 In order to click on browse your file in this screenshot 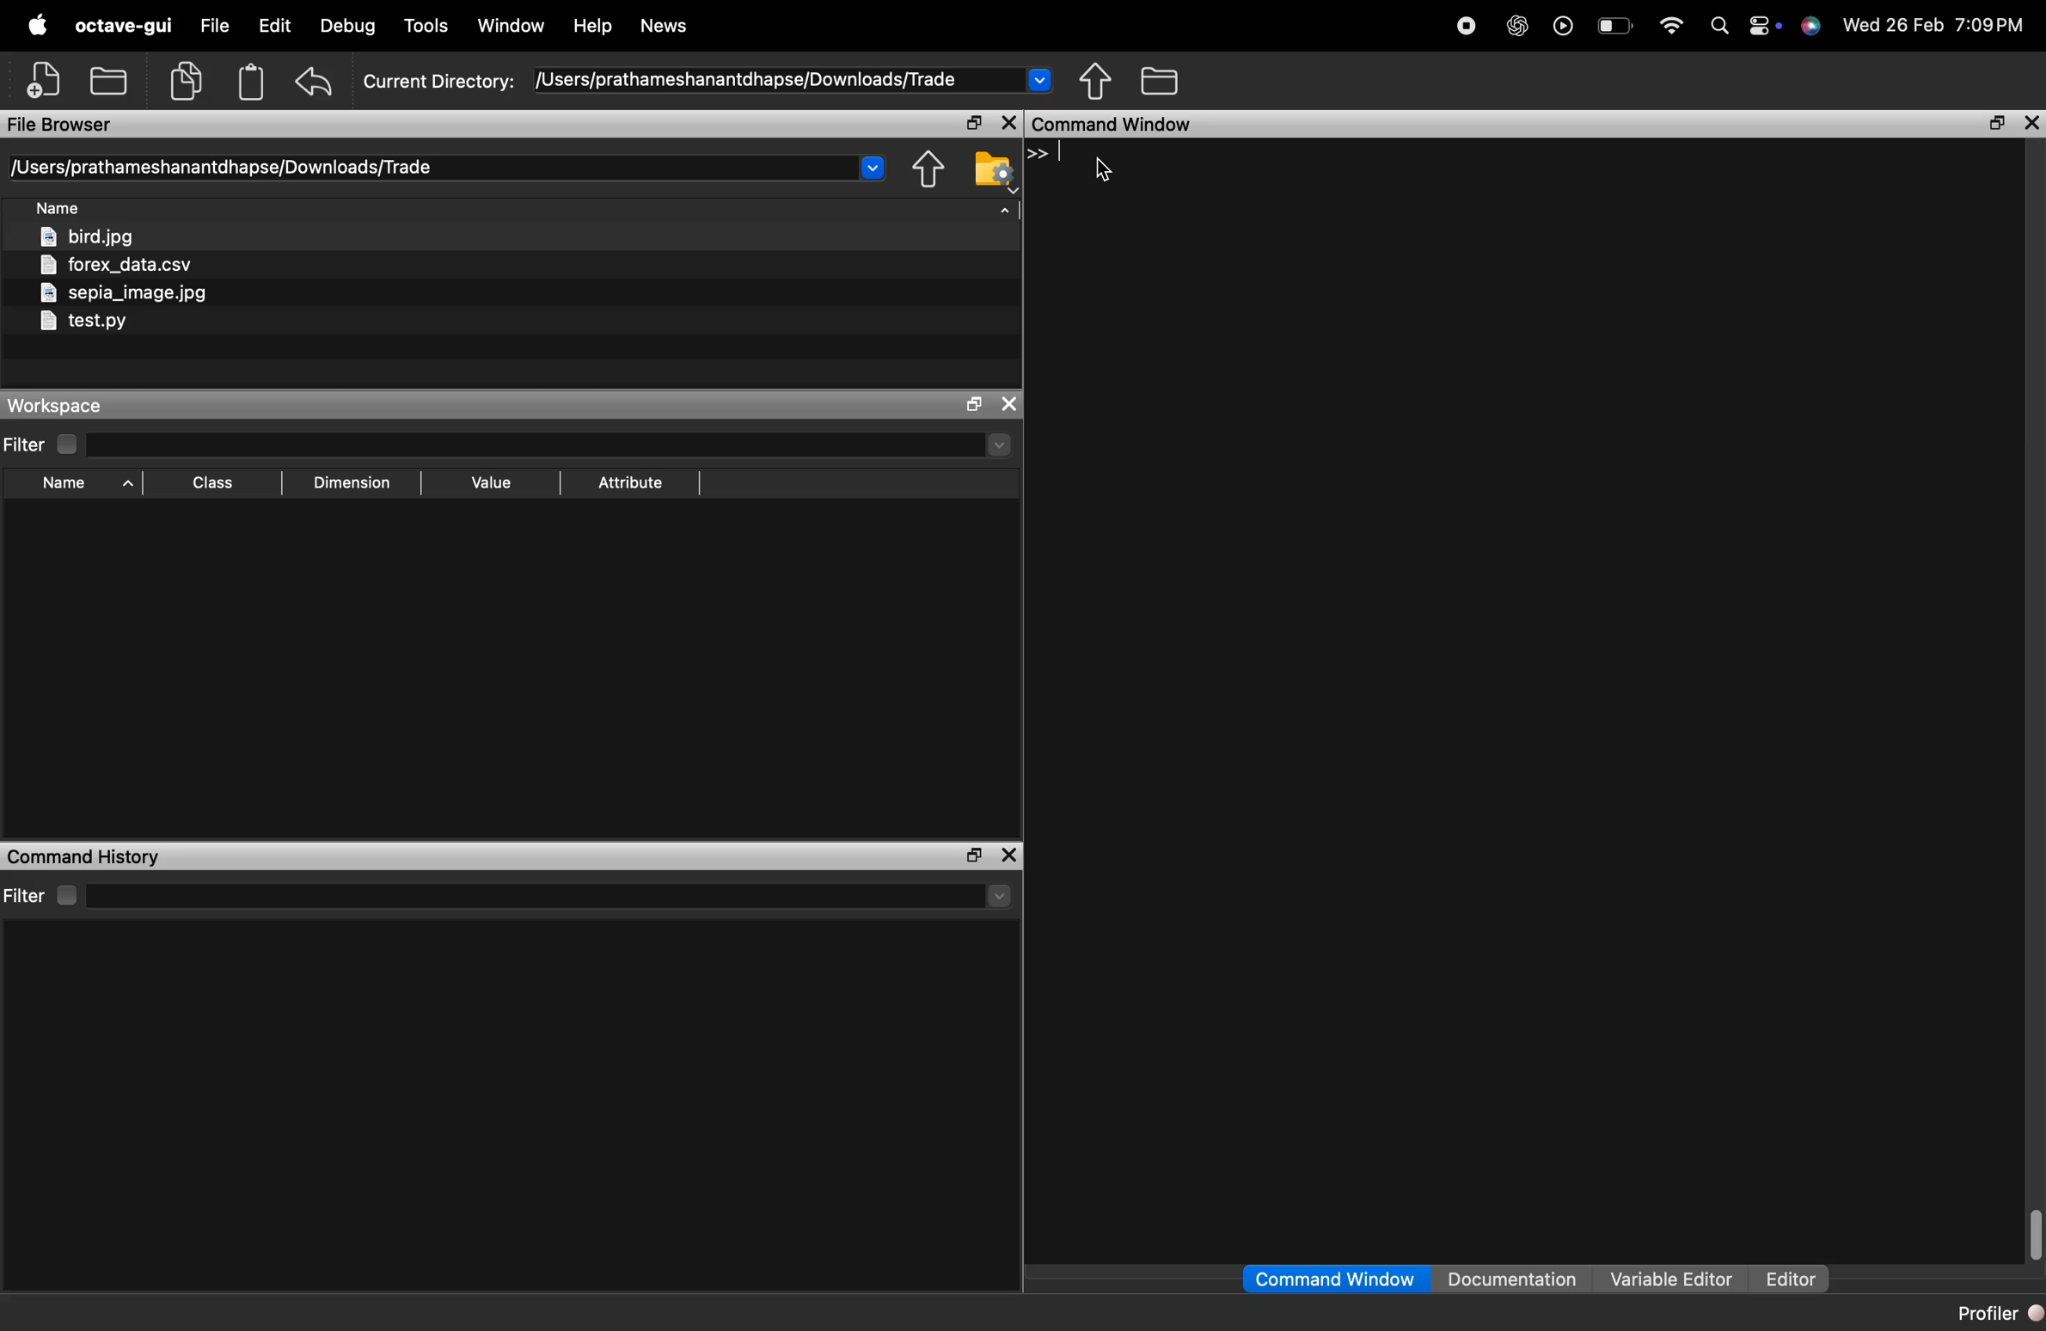, I will do `click(993, 169)`.